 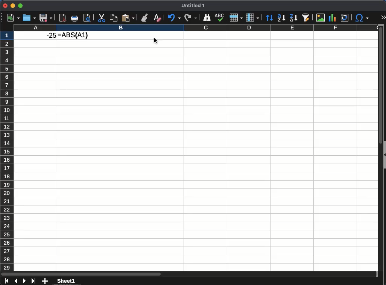 What do you see at coordinates (384, 154) in the screenshot?
I see `collapse` at bounding box center [384, 154].